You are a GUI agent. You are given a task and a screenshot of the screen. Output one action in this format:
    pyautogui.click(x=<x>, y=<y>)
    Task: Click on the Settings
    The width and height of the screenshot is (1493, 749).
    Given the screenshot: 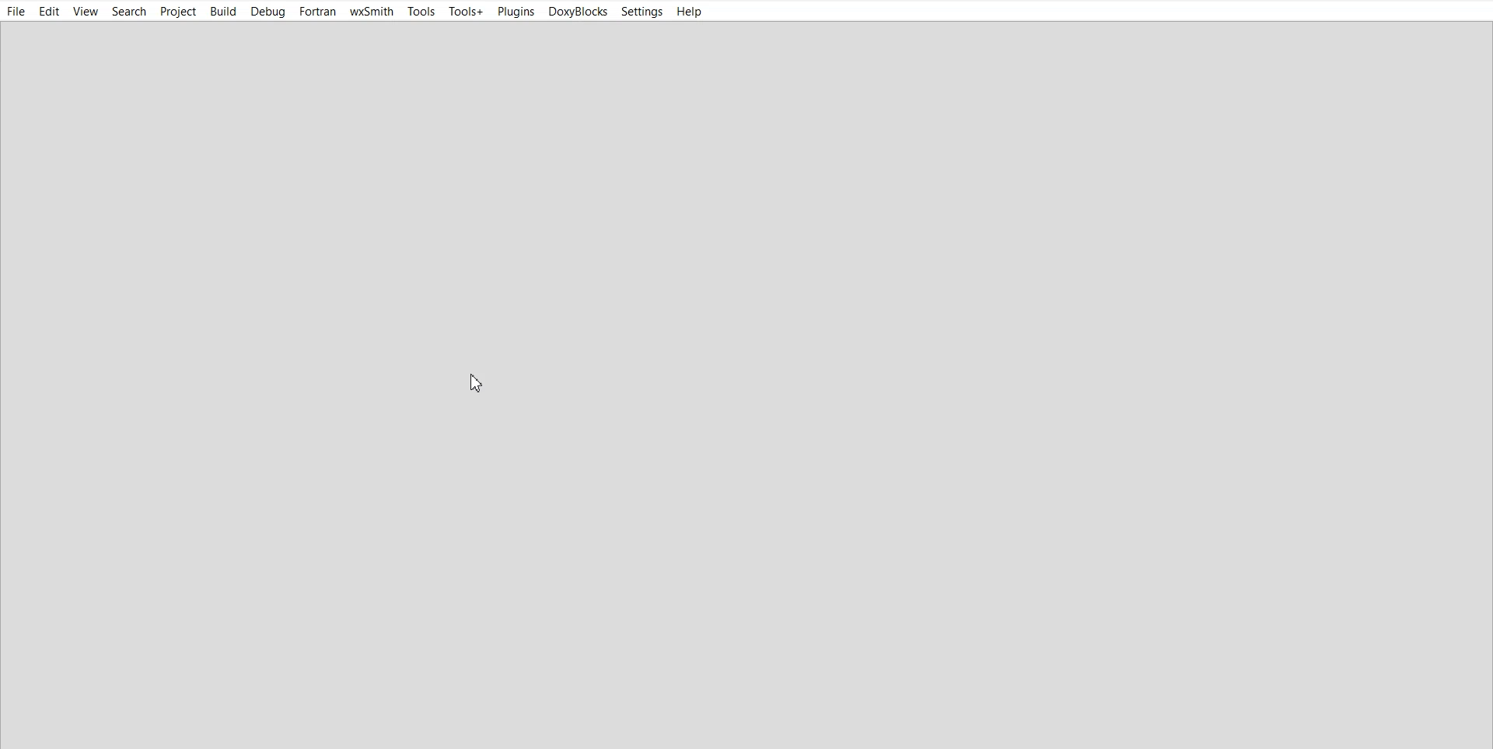 What is the action you would take?
    pyautogui.click(x=642, y=11)
    